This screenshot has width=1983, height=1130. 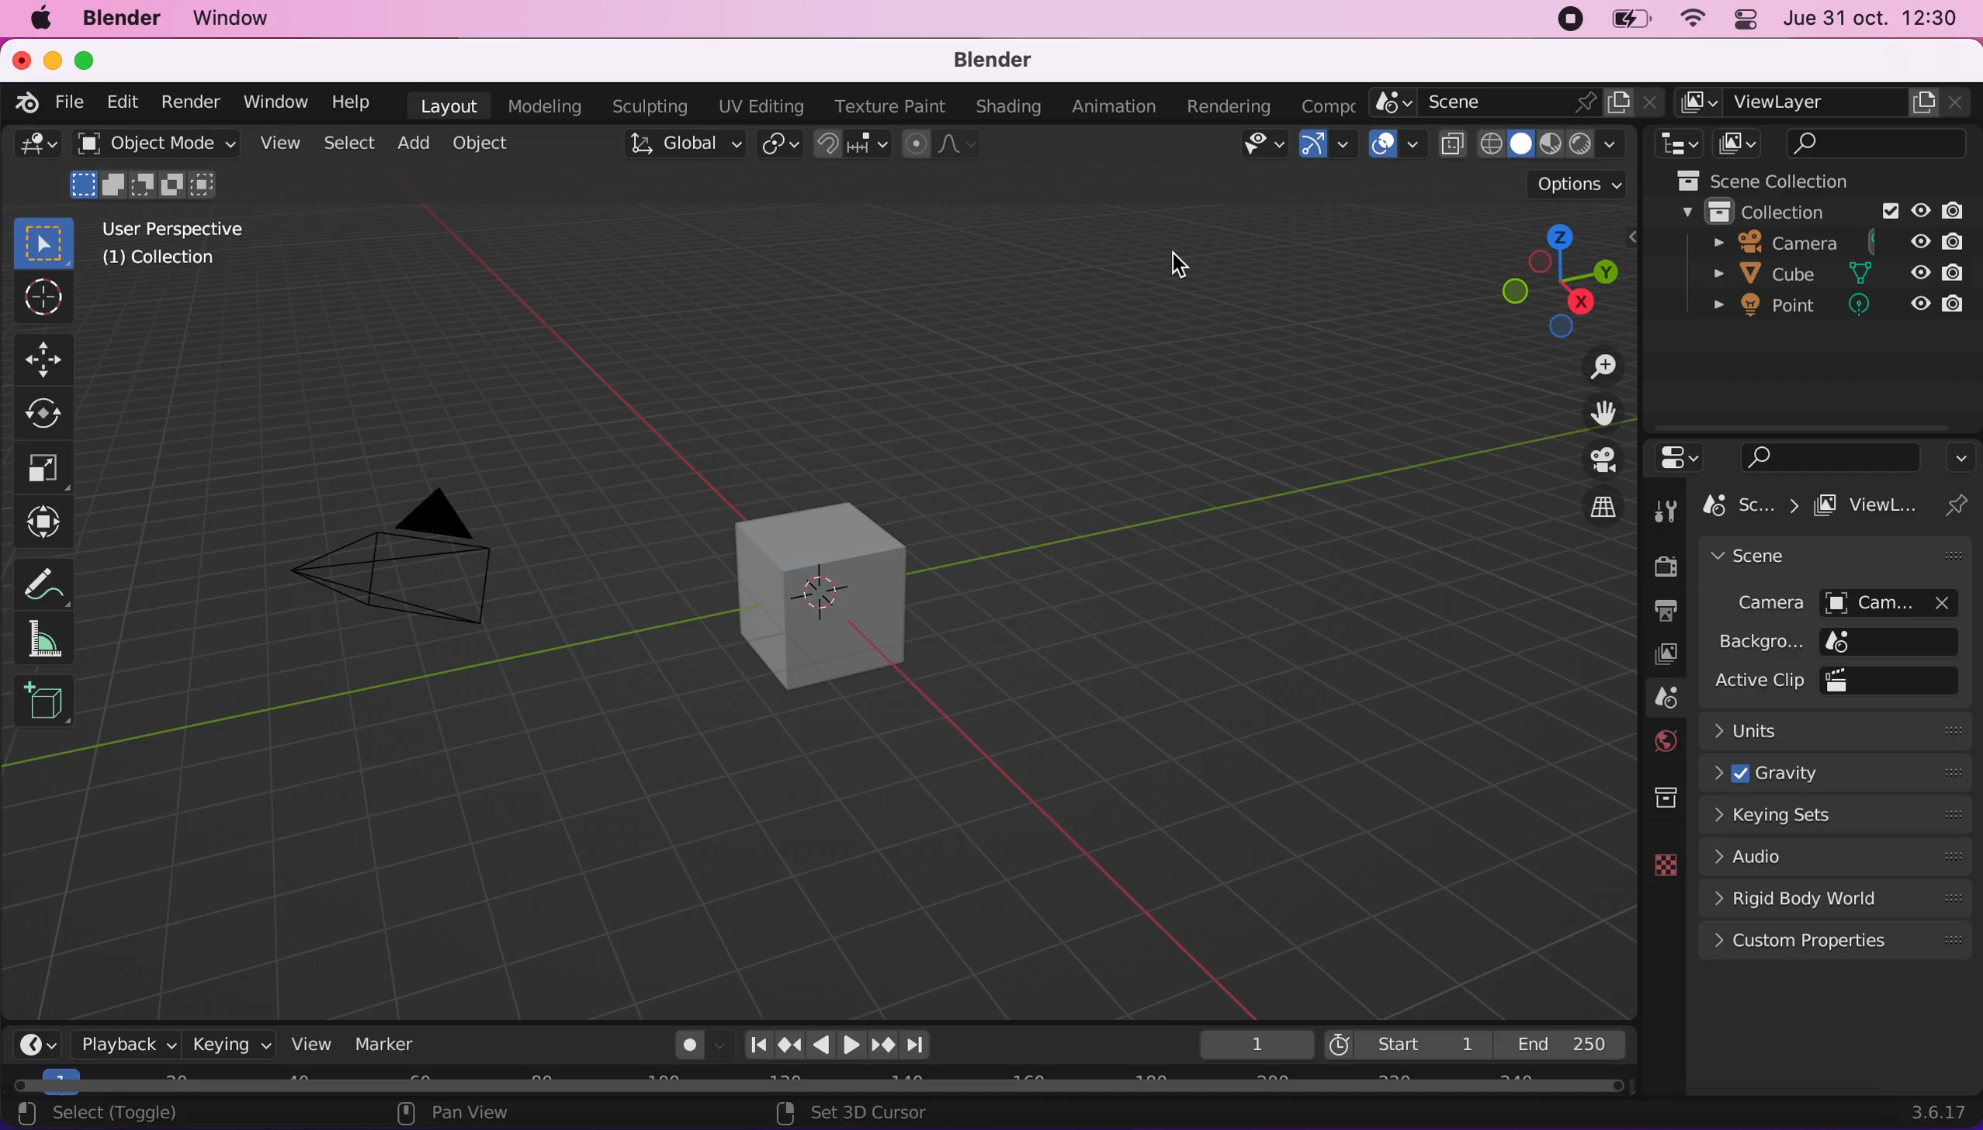 What do you see at coordinates (1878, 143) in the screenshot?
I see `search` at bounding box center [1878, 143].